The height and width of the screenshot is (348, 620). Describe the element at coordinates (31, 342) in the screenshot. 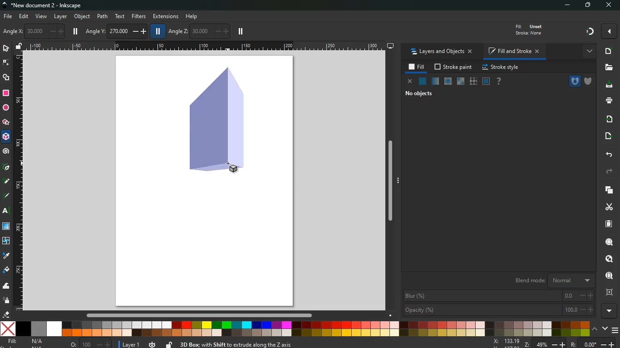

I see `fill` at that location.